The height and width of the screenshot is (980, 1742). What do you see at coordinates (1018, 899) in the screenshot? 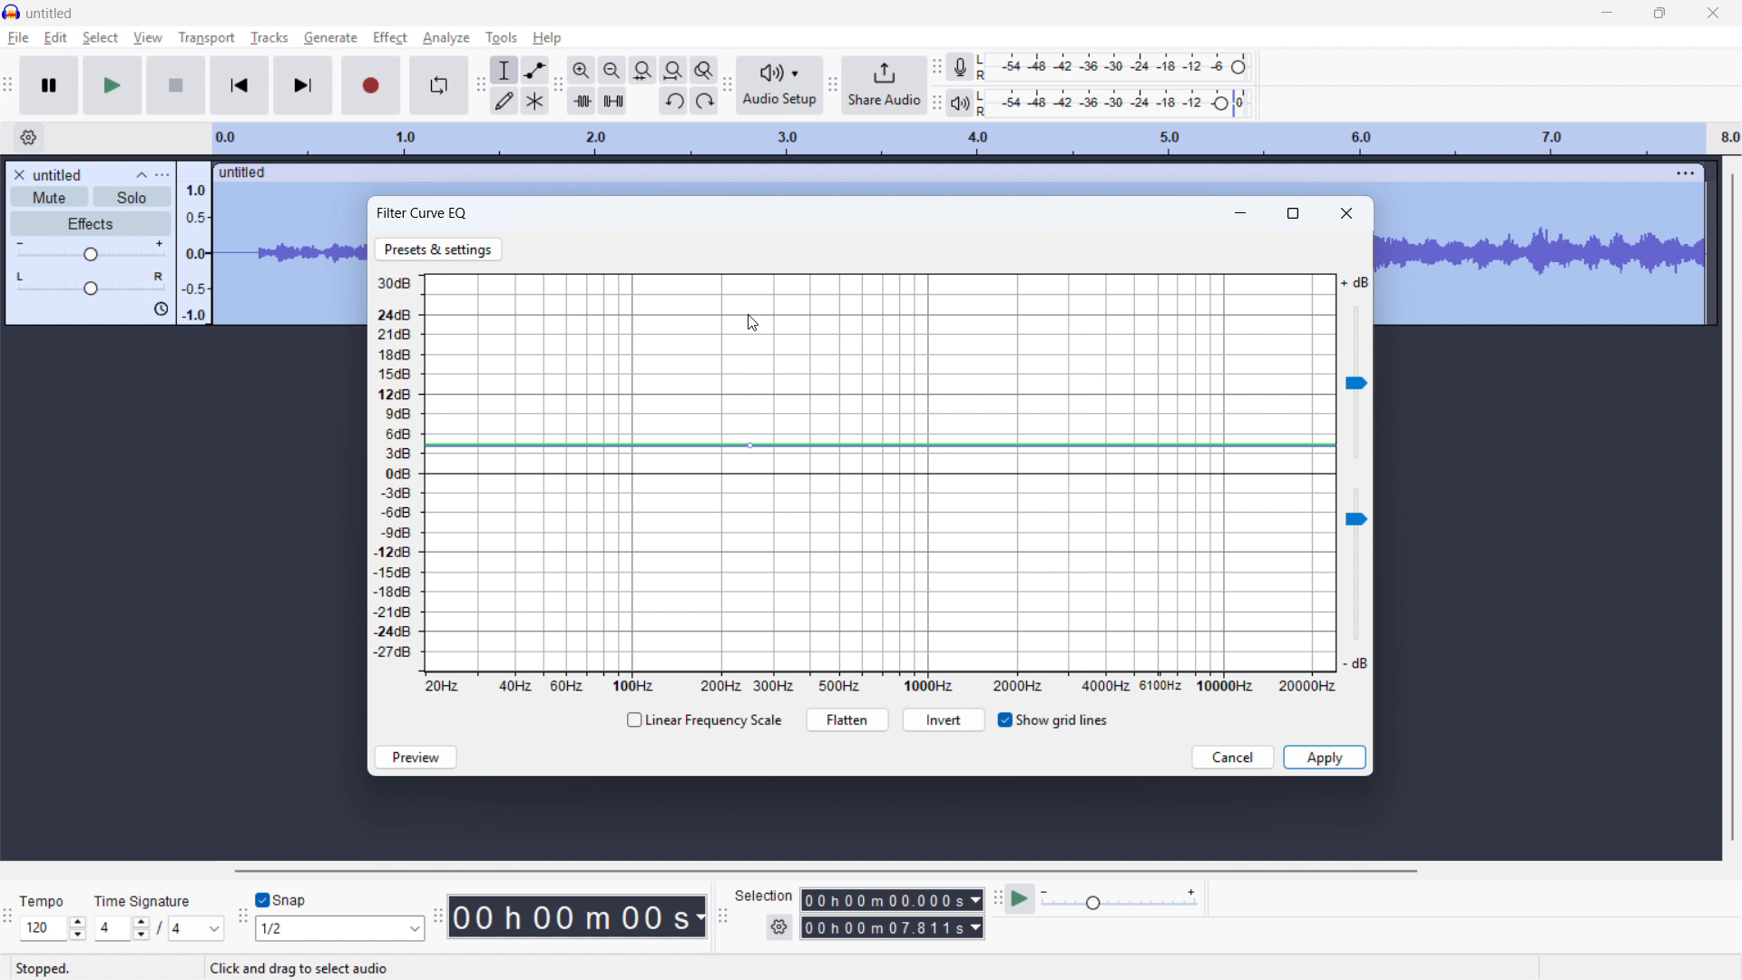
I see `Play at speed ` at bounding box center [1018, 899].